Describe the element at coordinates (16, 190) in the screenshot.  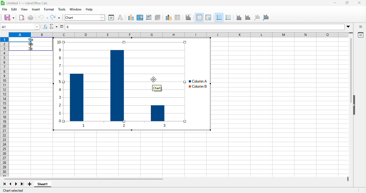
I see `chart selected` at that location.